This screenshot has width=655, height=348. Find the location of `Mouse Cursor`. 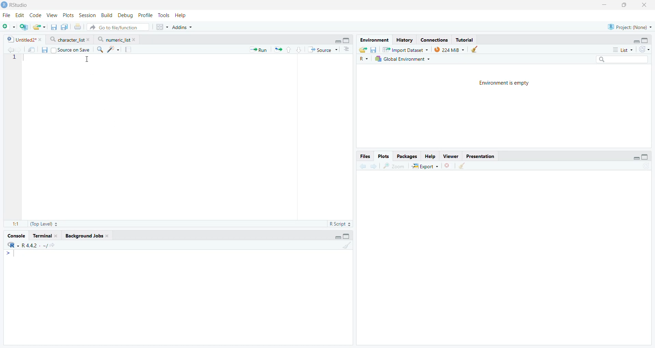

Mouse Cursor is located at coordinates (87, 60).